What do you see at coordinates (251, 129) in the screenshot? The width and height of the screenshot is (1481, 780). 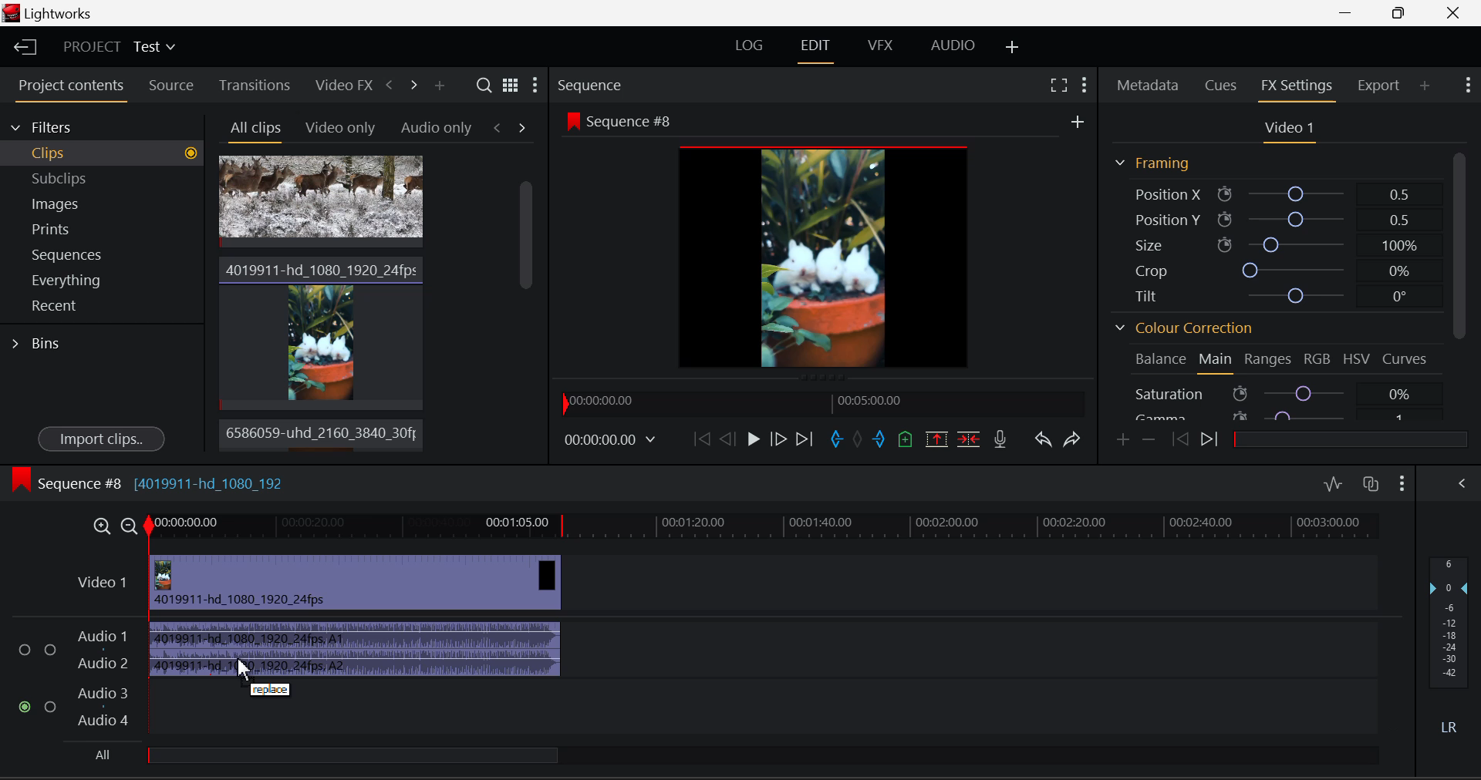 I see `All clips tab open` at bounding box center [251, 129].